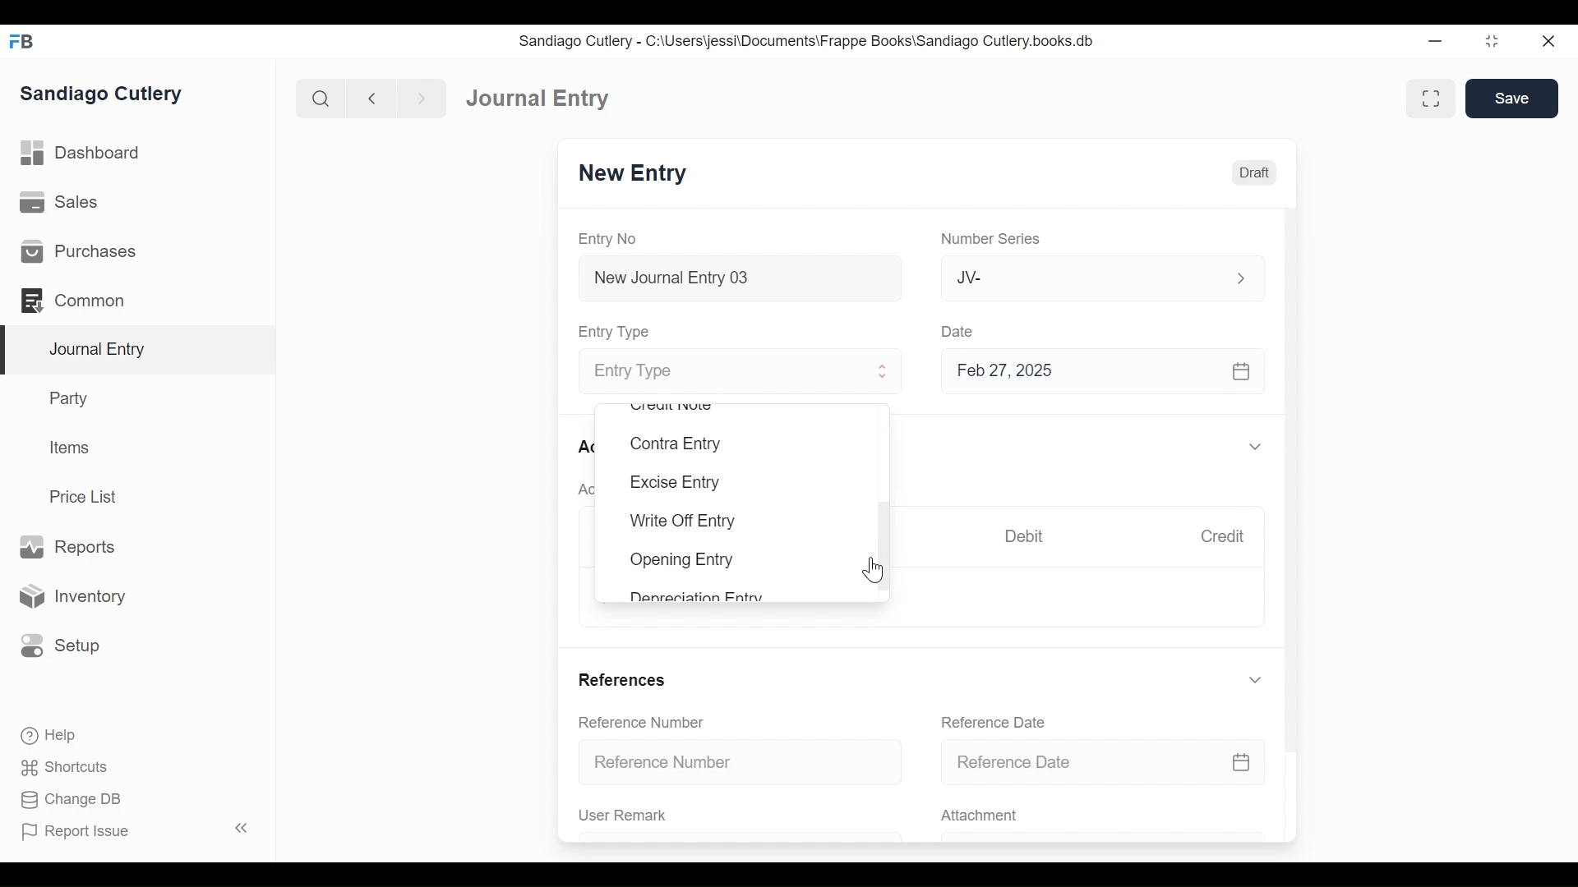  Describe the element at coordinates (76, 832) in the screenshot. I see `Report Issue` at that location.